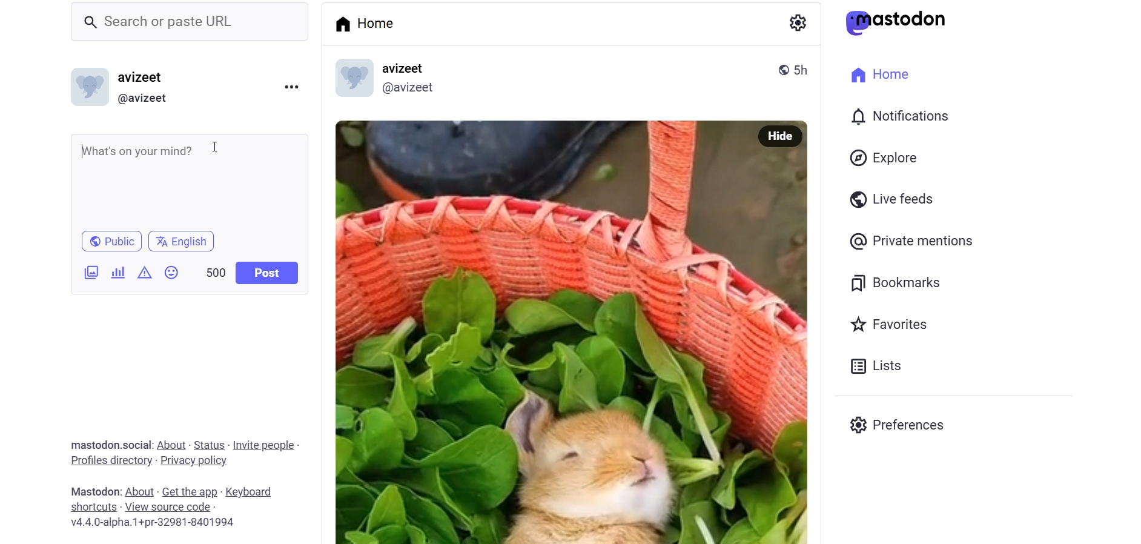 Image resolution: width=1141 pixels, height=544 pixels. Describe the element at coordinates (144, 273) in the screenshot. I see `content warning` at that location.